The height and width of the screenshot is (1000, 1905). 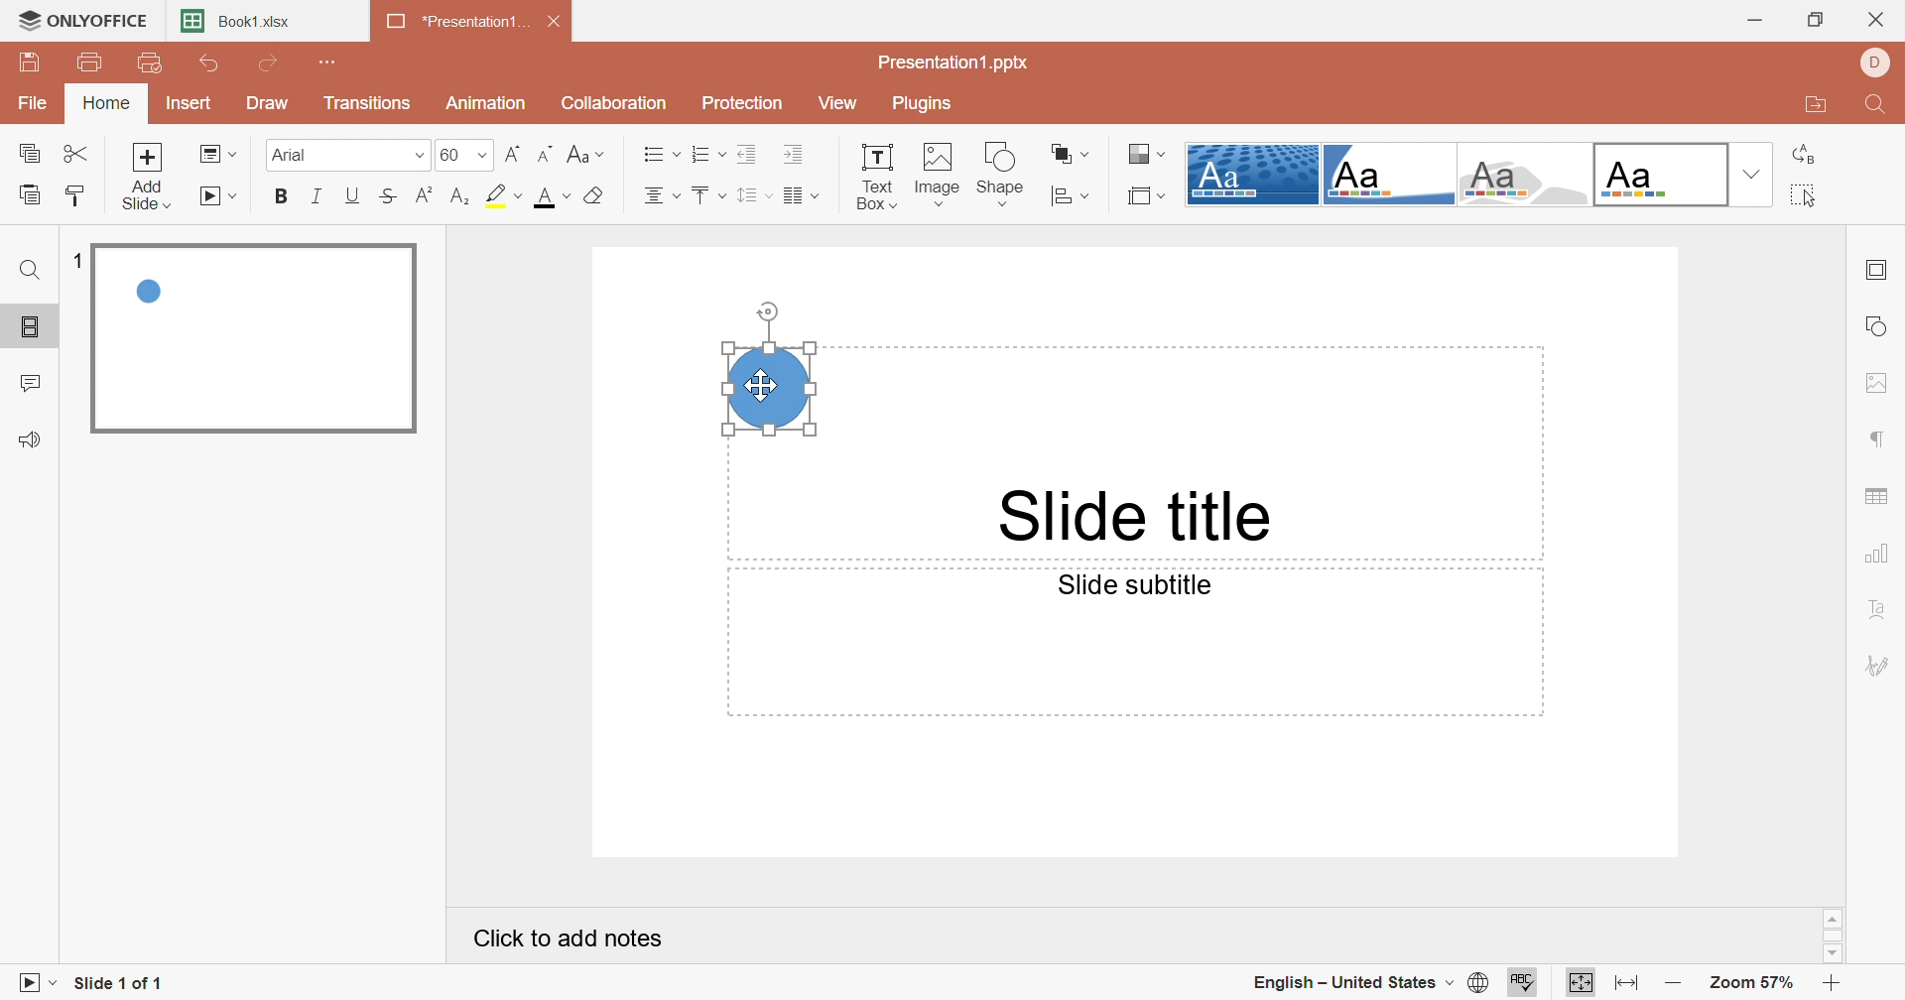 What do you see at coordinates (1882, 15) in the screenshot?
I see `Close` at bounding box center [1882, 15].